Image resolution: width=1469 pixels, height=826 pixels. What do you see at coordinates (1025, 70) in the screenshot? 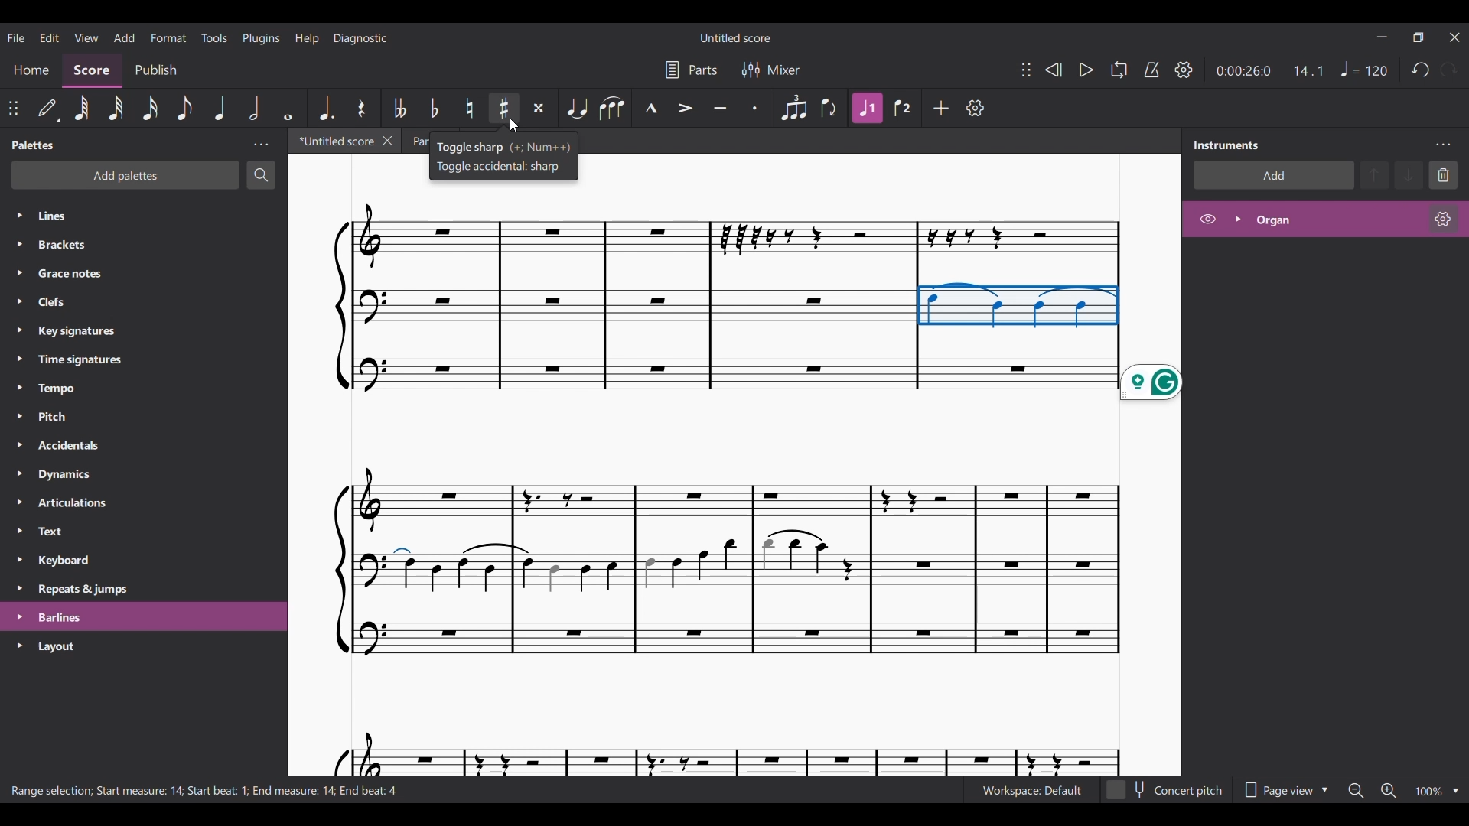
I see `Change position of toolbar attached` at bounding box center [1025, 70].